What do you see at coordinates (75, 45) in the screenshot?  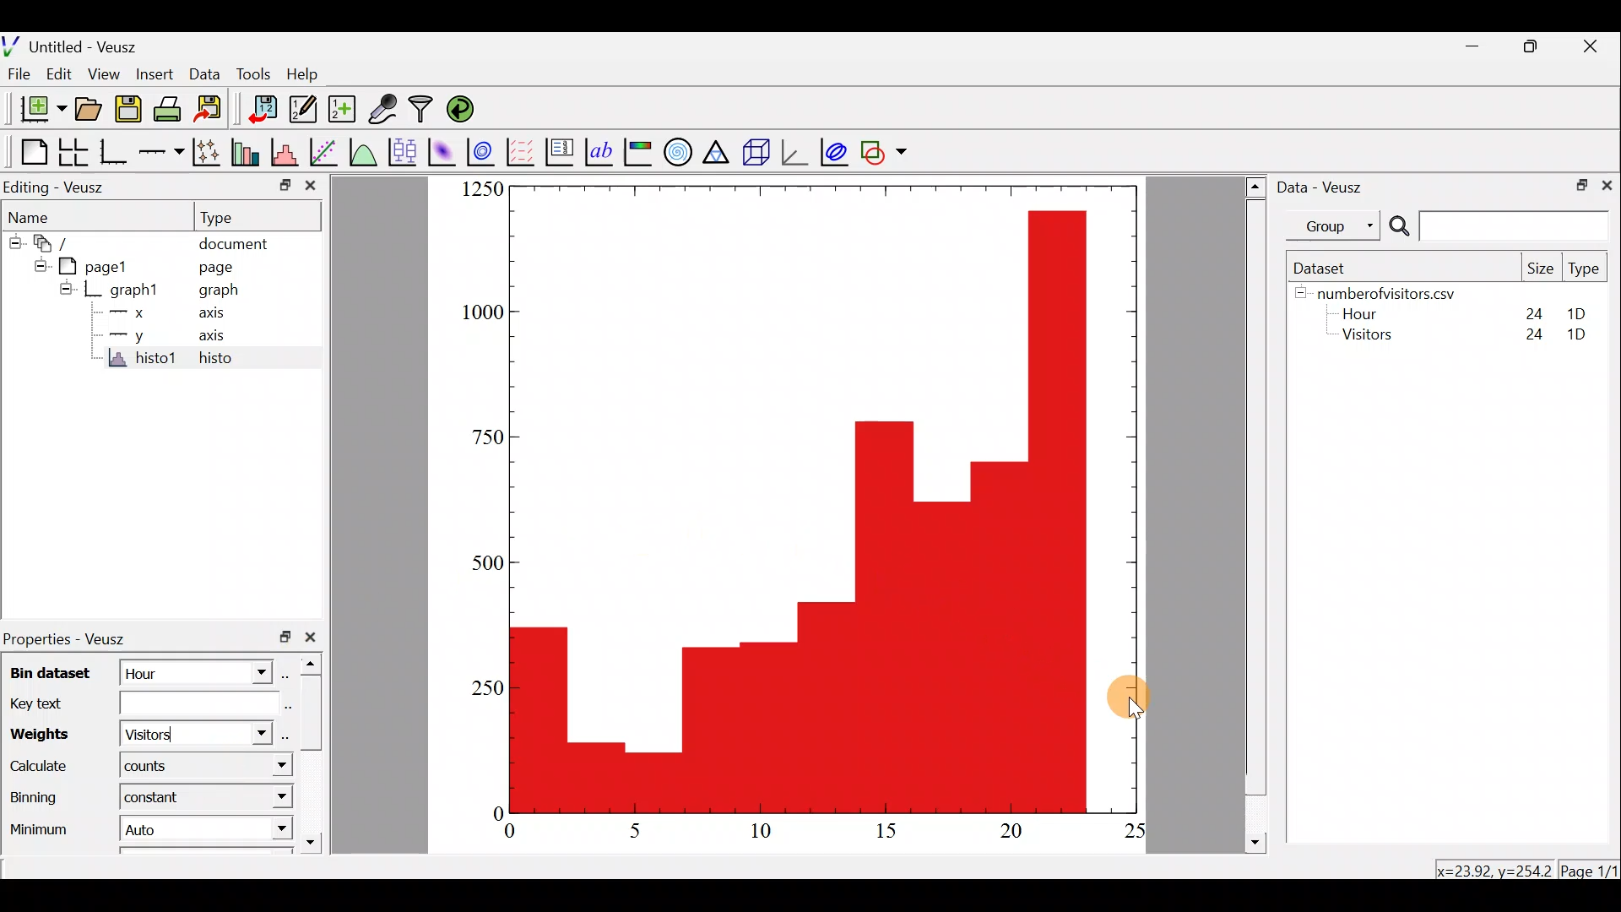 I see `Untitled - Veusz` at bounding box center [75, 45].